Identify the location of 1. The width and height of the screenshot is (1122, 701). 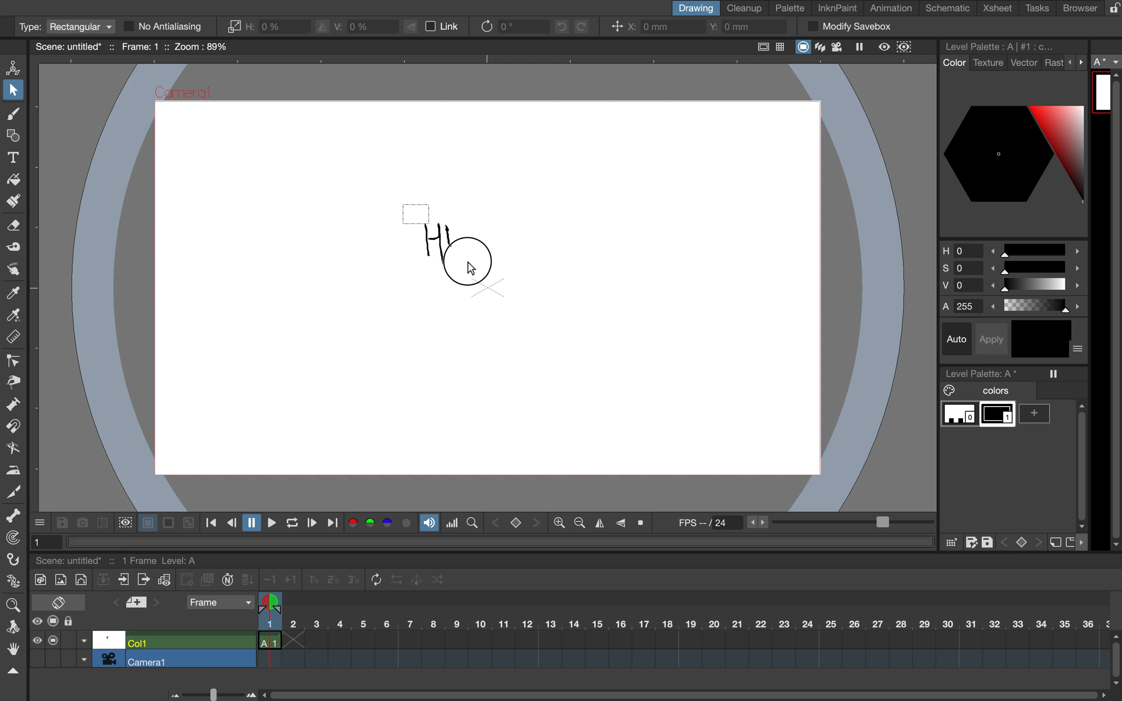
(43, 541).